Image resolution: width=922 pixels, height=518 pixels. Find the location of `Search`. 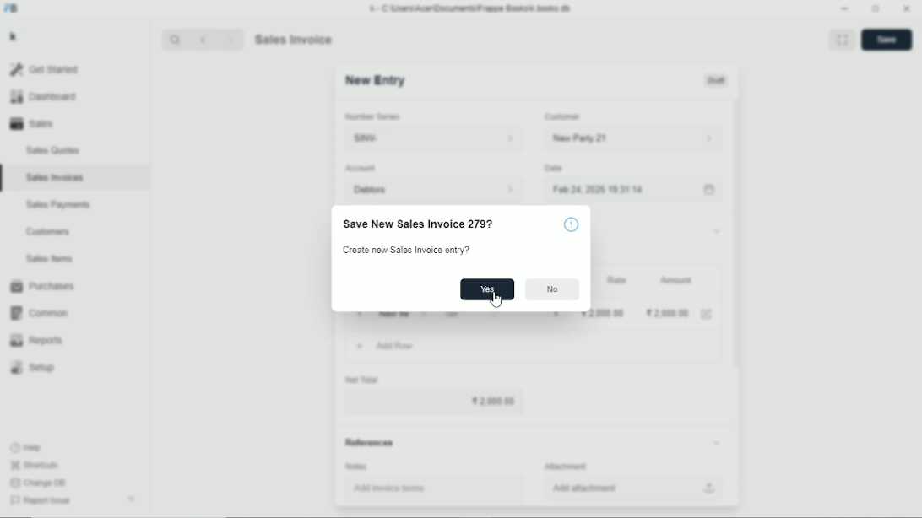

Search is located at coordinates (176, 40).